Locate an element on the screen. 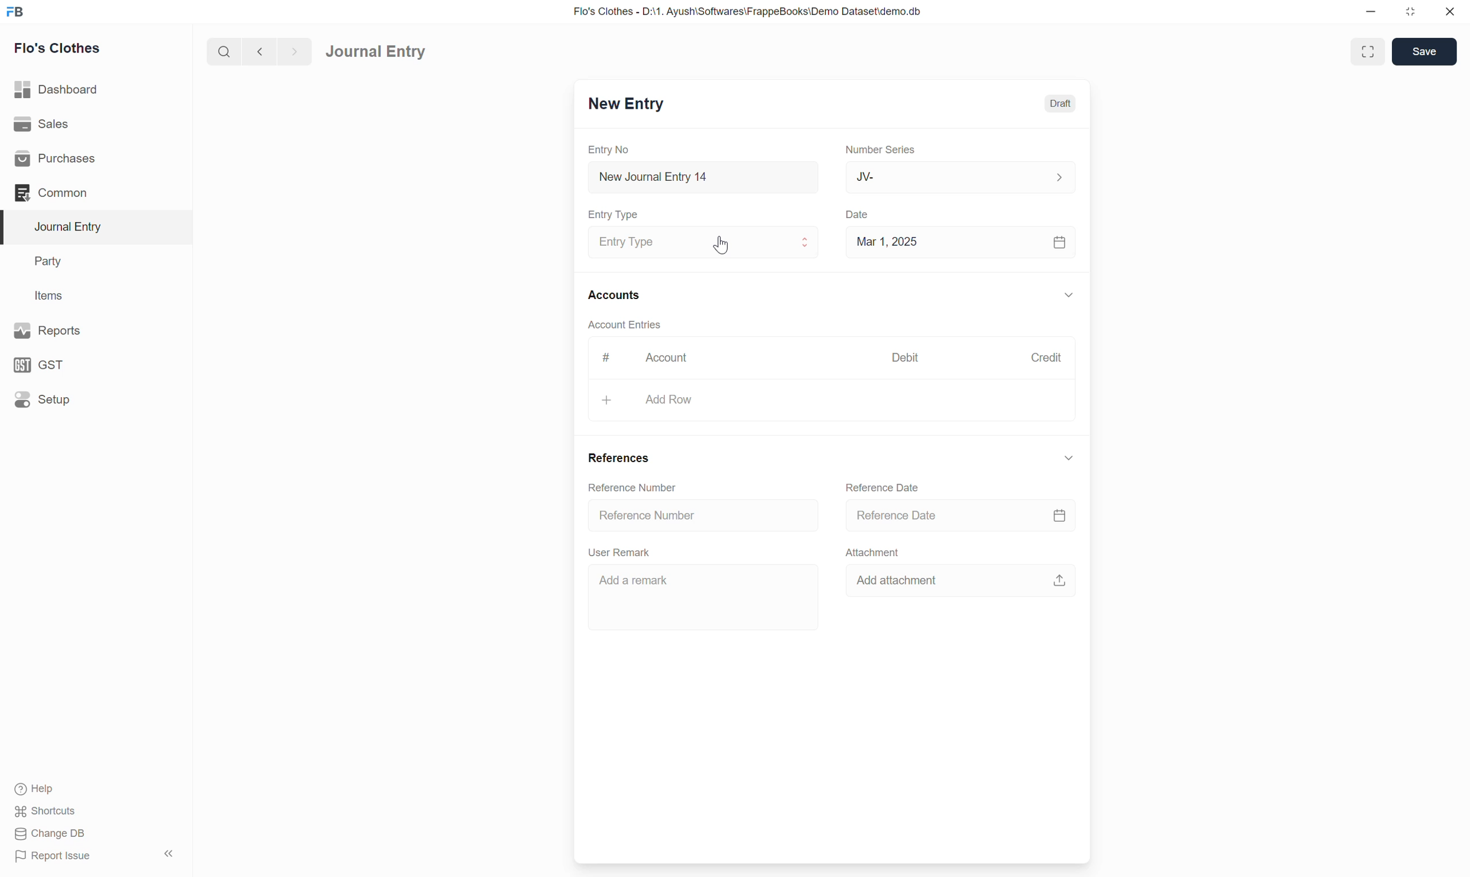 This screenshot has width=1470, height=877. Report Issue is located at coordinates (57, 857).